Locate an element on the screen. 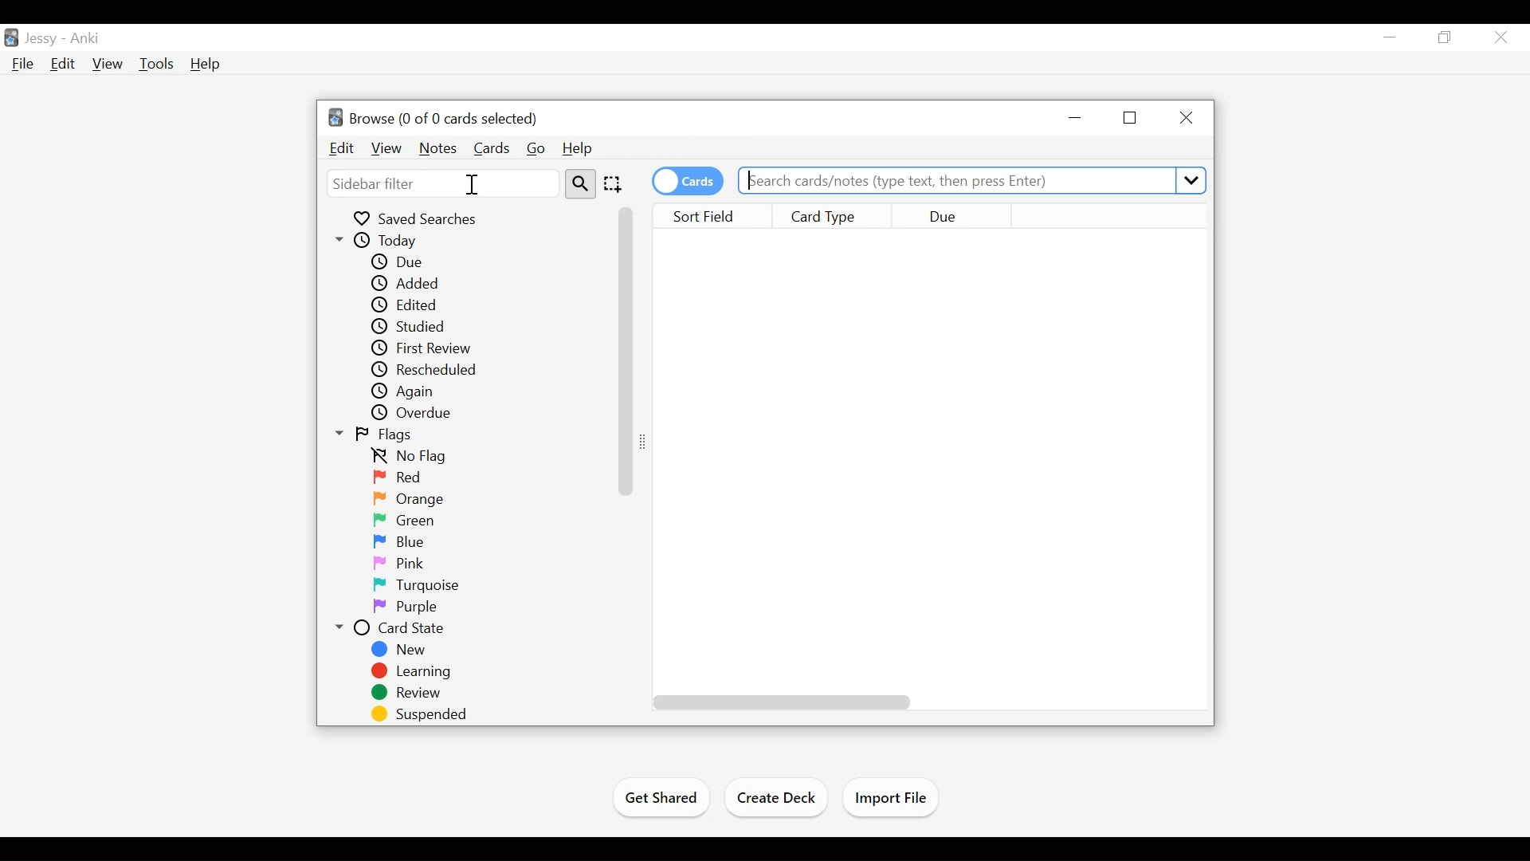 This screenshot has width=1530, height=861. User Name is located at coordinates (41, 39).